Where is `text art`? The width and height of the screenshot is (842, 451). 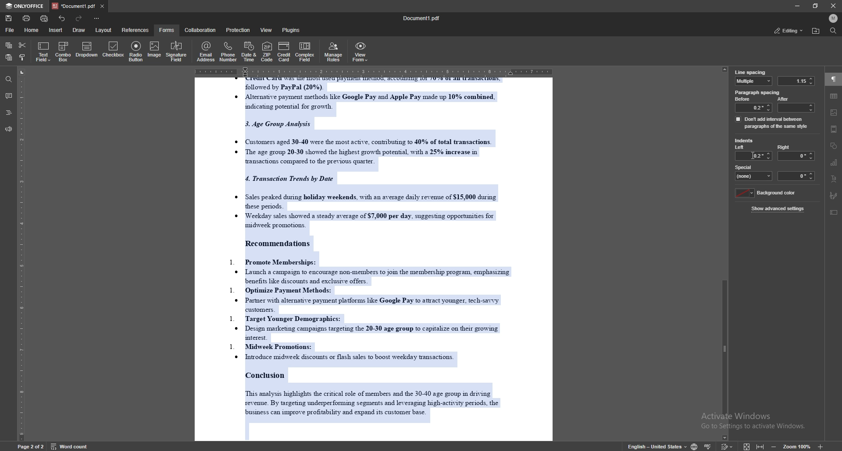
text art is located at coordinates (833, 179).